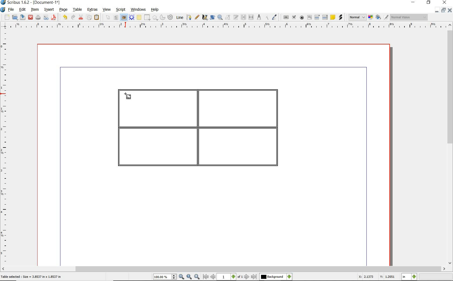 The width and height of the screenshot is (453, 281). I want to click on pdf combo box, so click(318, 17).